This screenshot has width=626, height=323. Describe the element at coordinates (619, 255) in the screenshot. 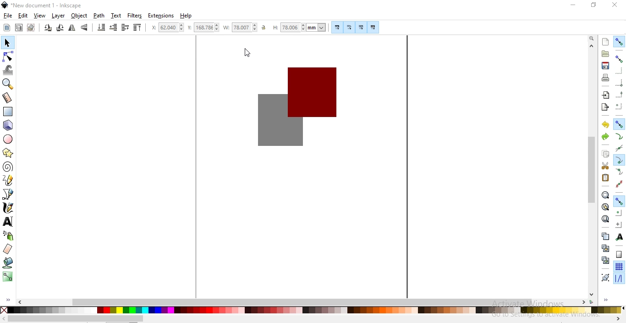

I see `snap to page border` at that location.